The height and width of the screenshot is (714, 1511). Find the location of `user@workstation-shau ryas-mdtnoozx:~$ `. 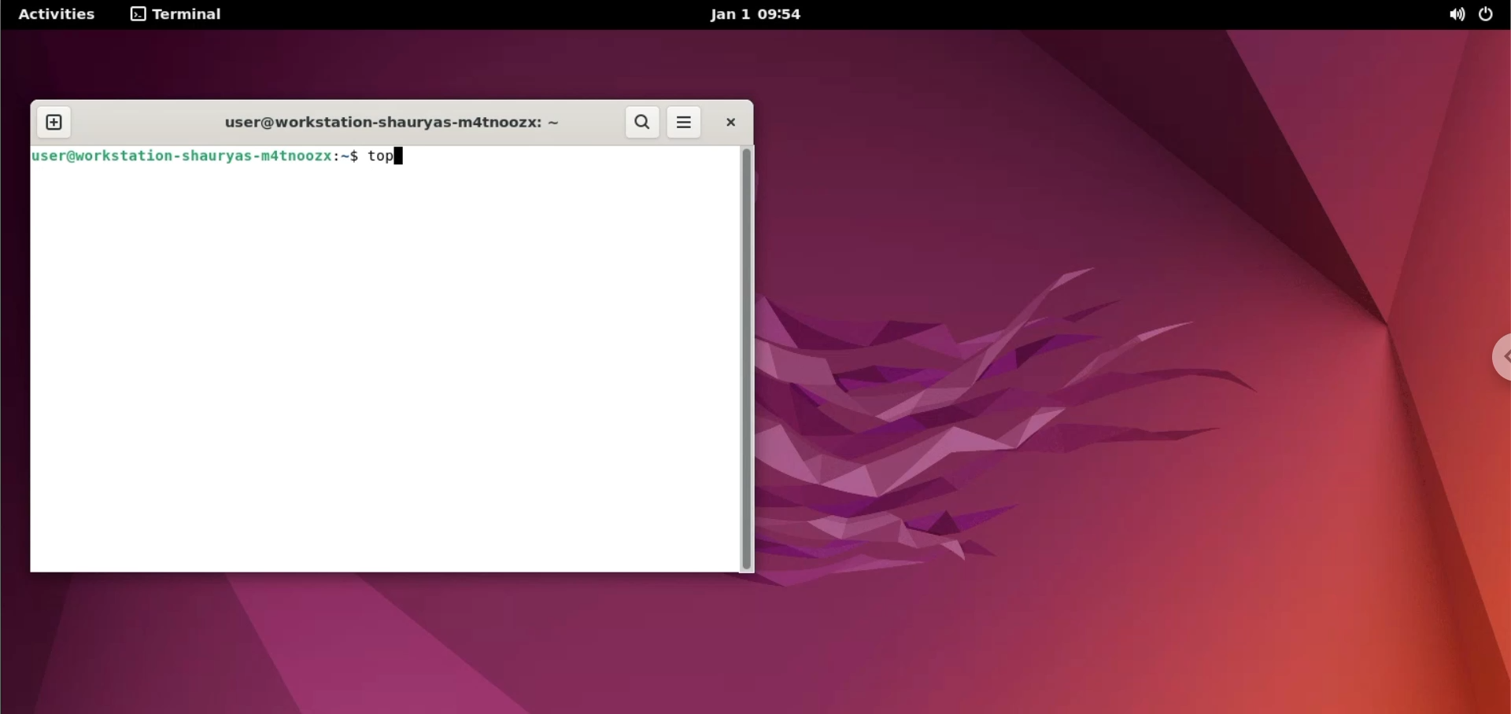

user@workstation-shau ryas-mdtnoozx:~$  is located at coordinates (192, 157).